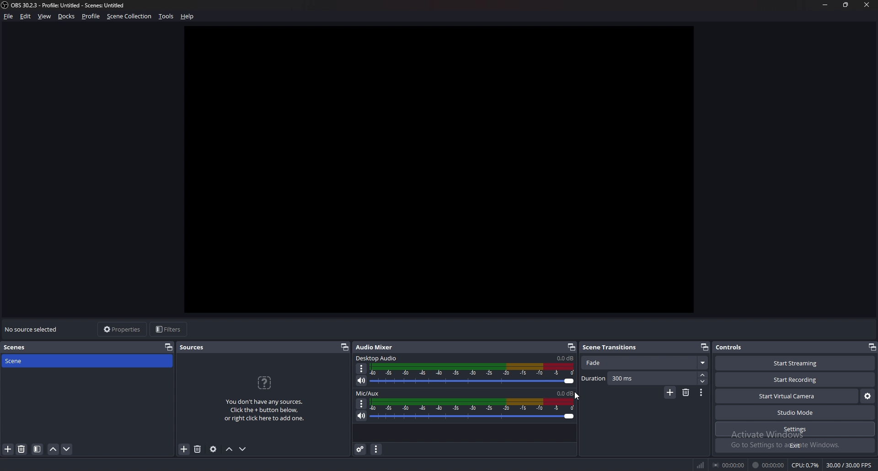 Image resolution: width=878 pixels, height=471 pixels. What do you see at coordinates (67, 16) in the screenshot?
I see `docks` at bounding box center [67, 16].